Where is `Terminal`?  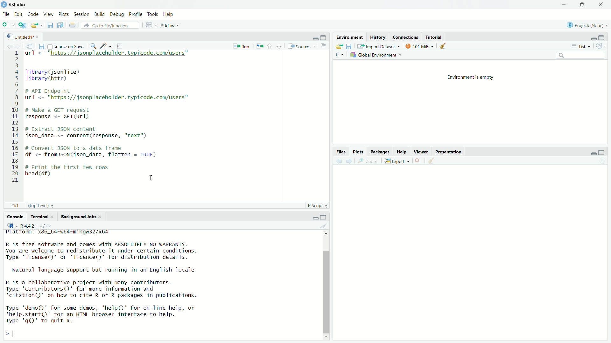
Terminal is located at coordinates (43, 217).